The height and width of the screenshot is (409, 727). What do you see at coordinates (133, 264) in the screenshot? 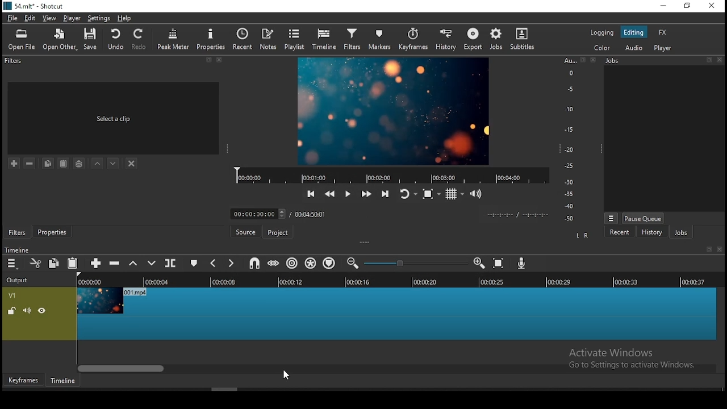
I see `lift` at bounding box center [133, 264].